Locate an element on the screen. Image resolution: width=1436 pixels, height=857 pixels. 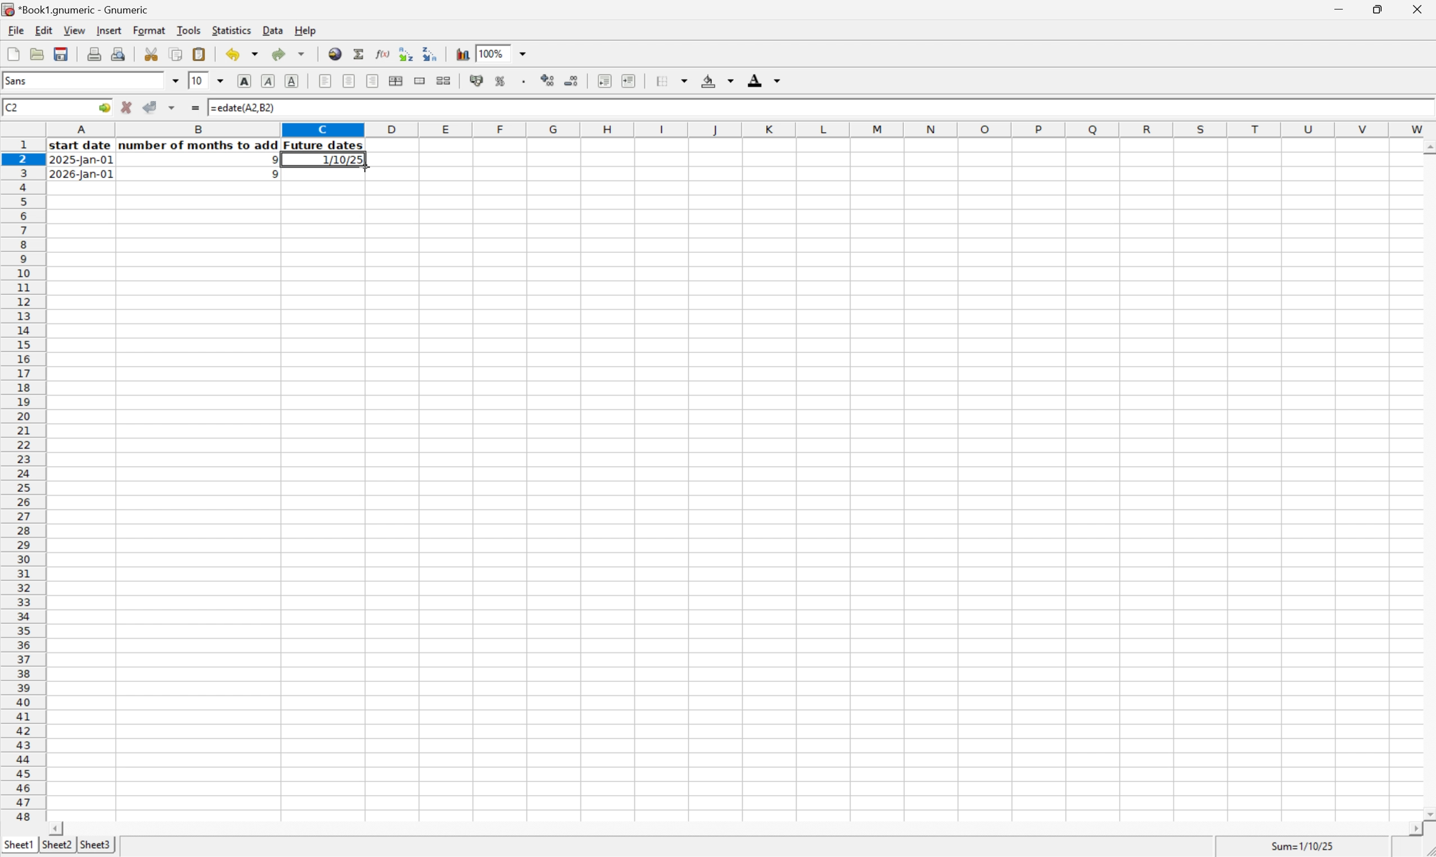
9 is located at coordinates (270, 175).